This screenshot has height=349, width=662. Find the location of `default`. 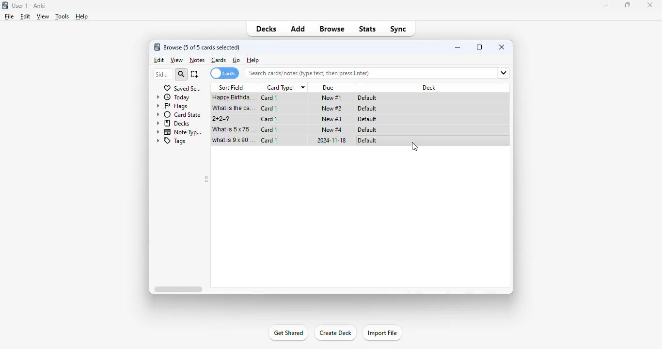

default is located at coordinates (368, 98).